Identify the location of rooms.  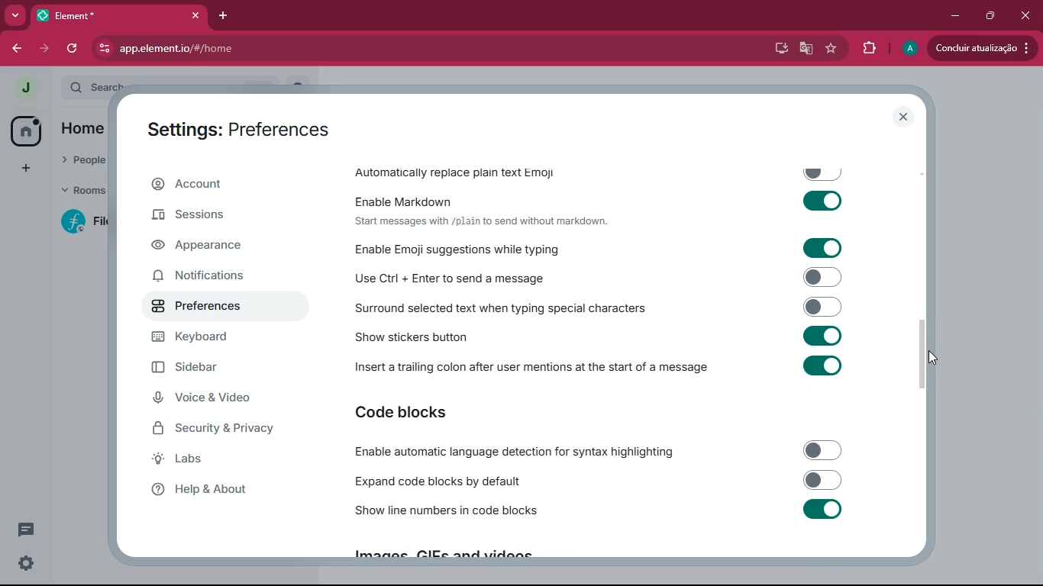
(79, 192).